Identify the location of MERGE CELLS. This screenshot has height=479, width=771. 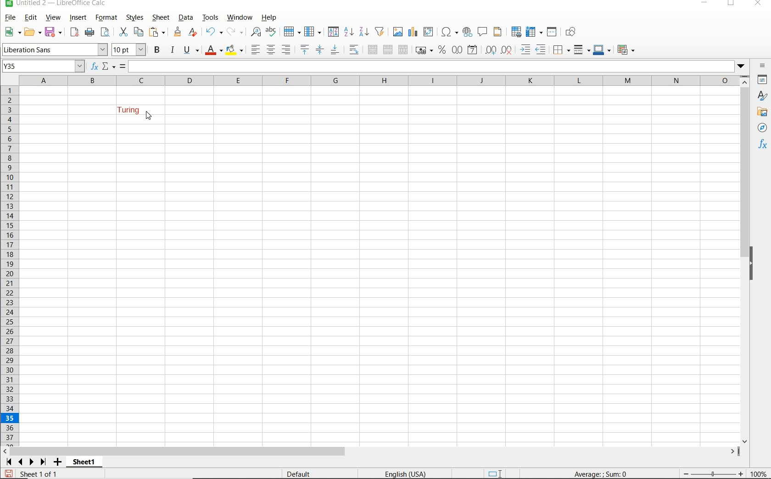
(389, 50).